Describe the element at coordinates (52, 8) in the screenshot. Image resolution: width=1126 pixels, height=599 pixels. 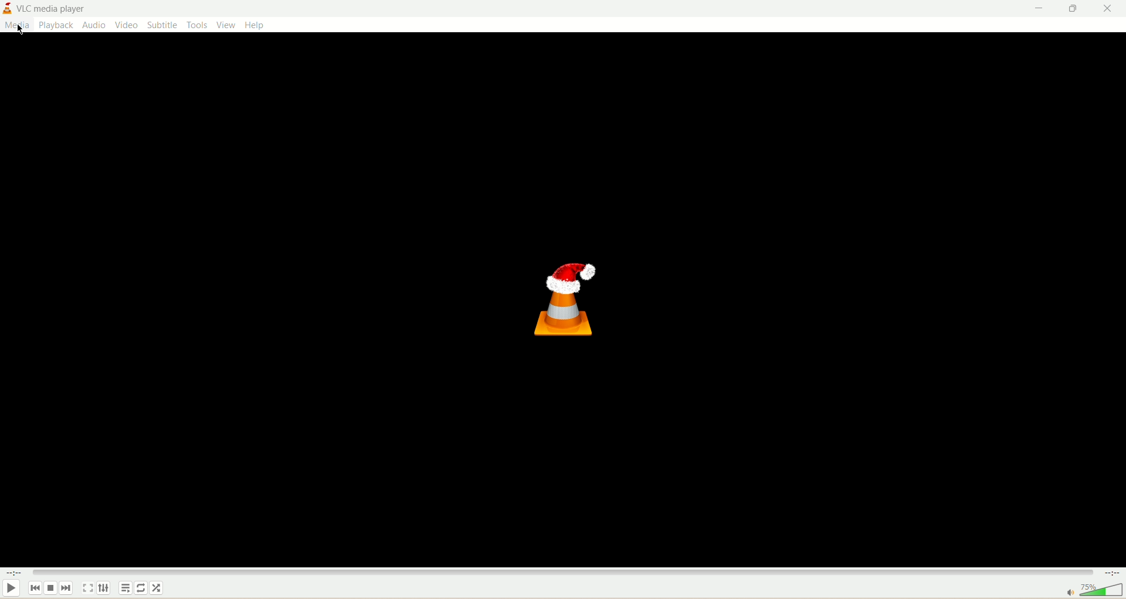
I see `VLC media player` at that location.